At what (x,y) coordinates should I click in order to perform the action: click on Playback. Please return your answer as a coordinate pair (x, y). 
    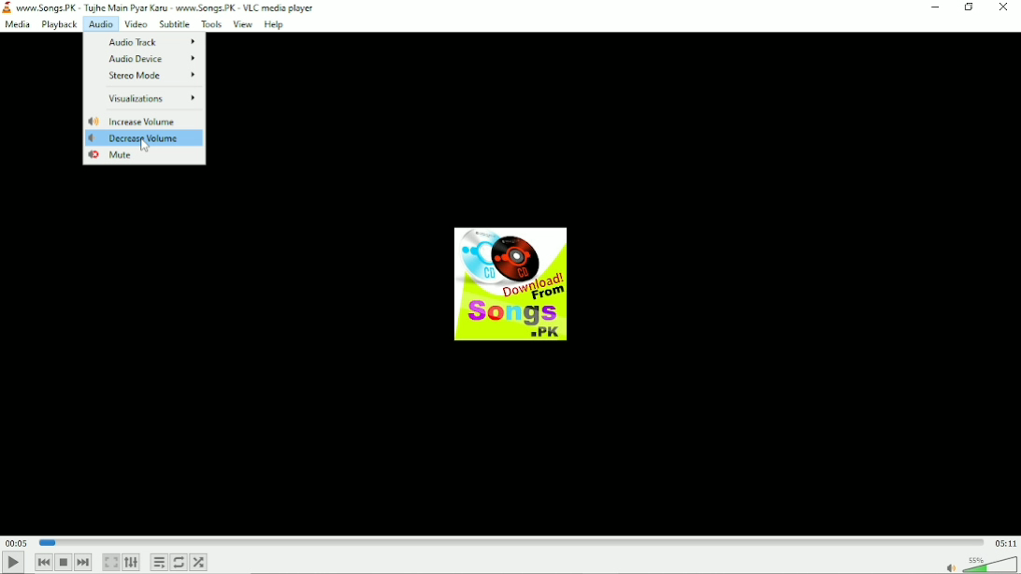
    Looking at the image, I should click on (57, 25).